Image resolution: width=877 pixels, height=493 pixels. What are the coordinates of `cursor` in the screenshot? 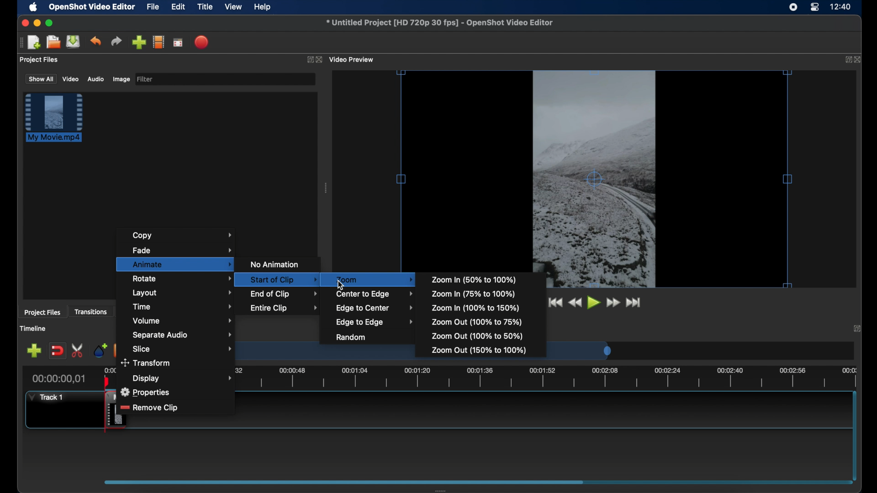 It's located at (341, 283).